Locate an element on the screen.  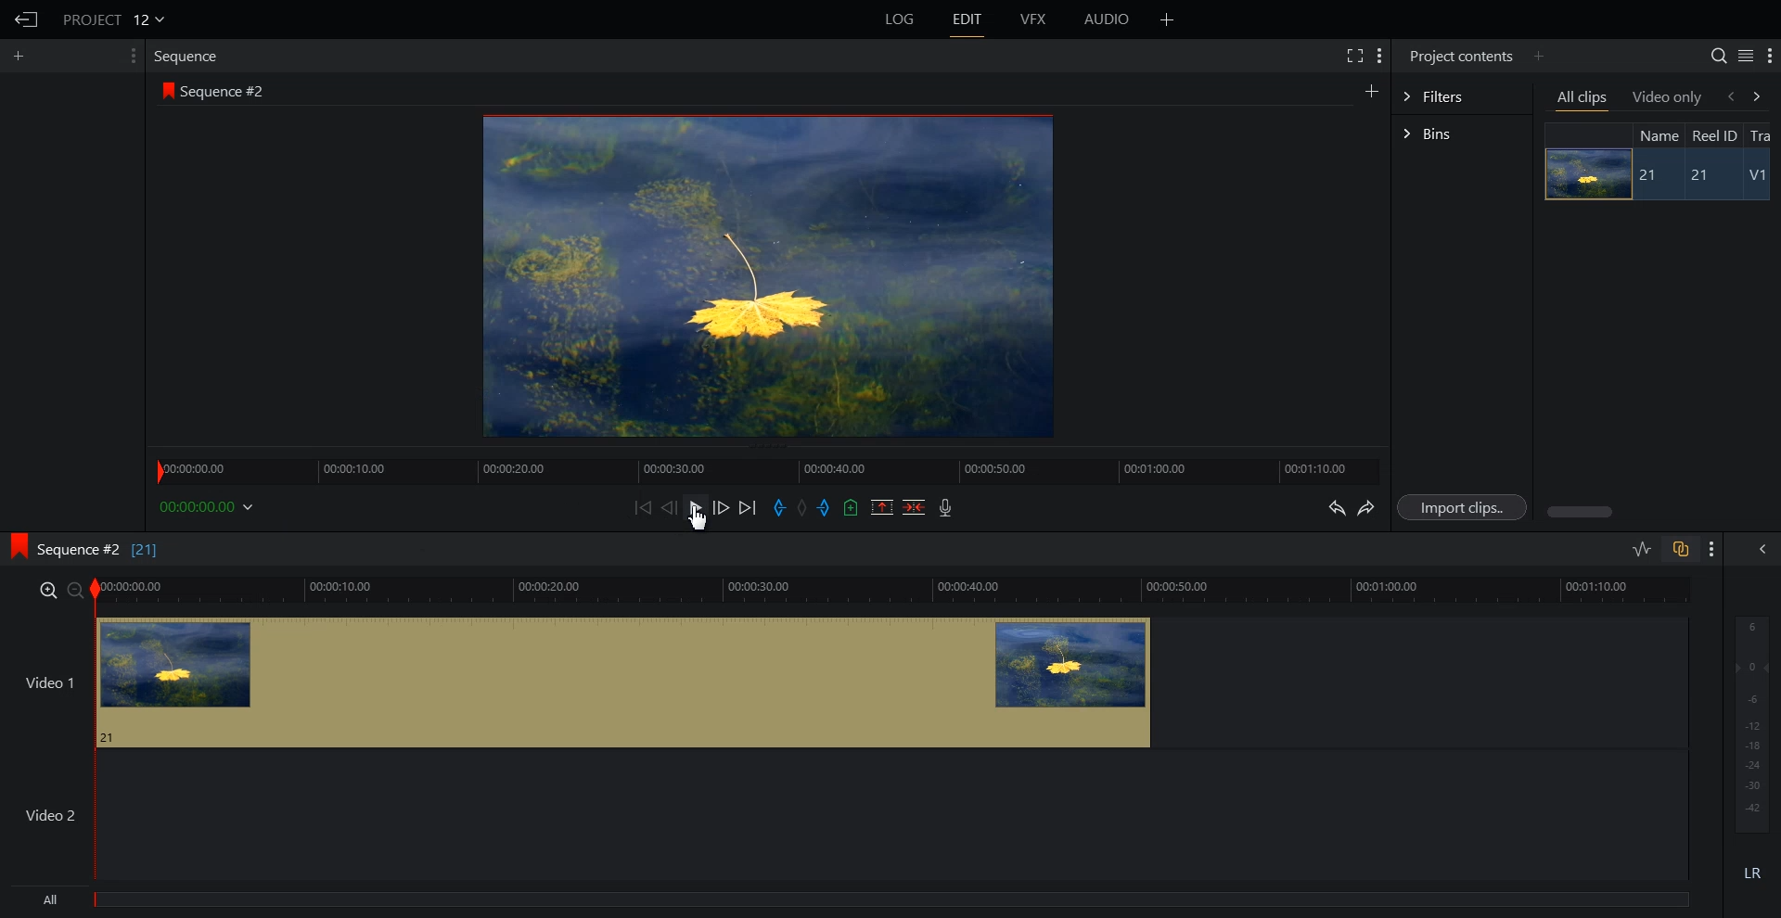
Add an Cue in current position is located at coordinates (852, 507).